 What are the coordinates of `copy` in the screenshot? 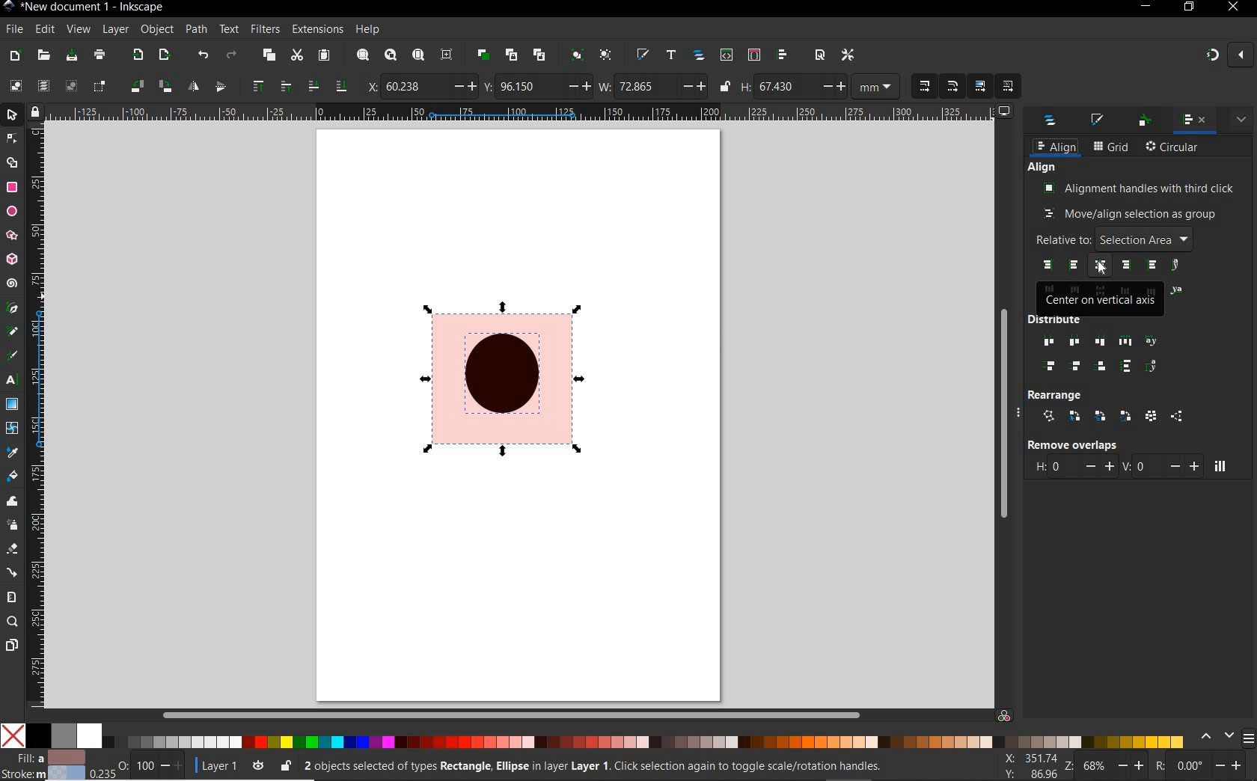 It's located at (269, 55).